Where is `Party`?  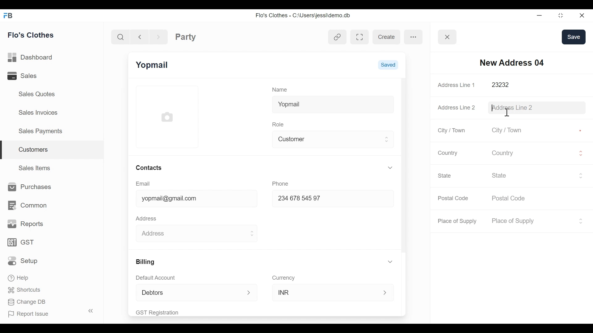
Party is located at coordinates (186, 37).